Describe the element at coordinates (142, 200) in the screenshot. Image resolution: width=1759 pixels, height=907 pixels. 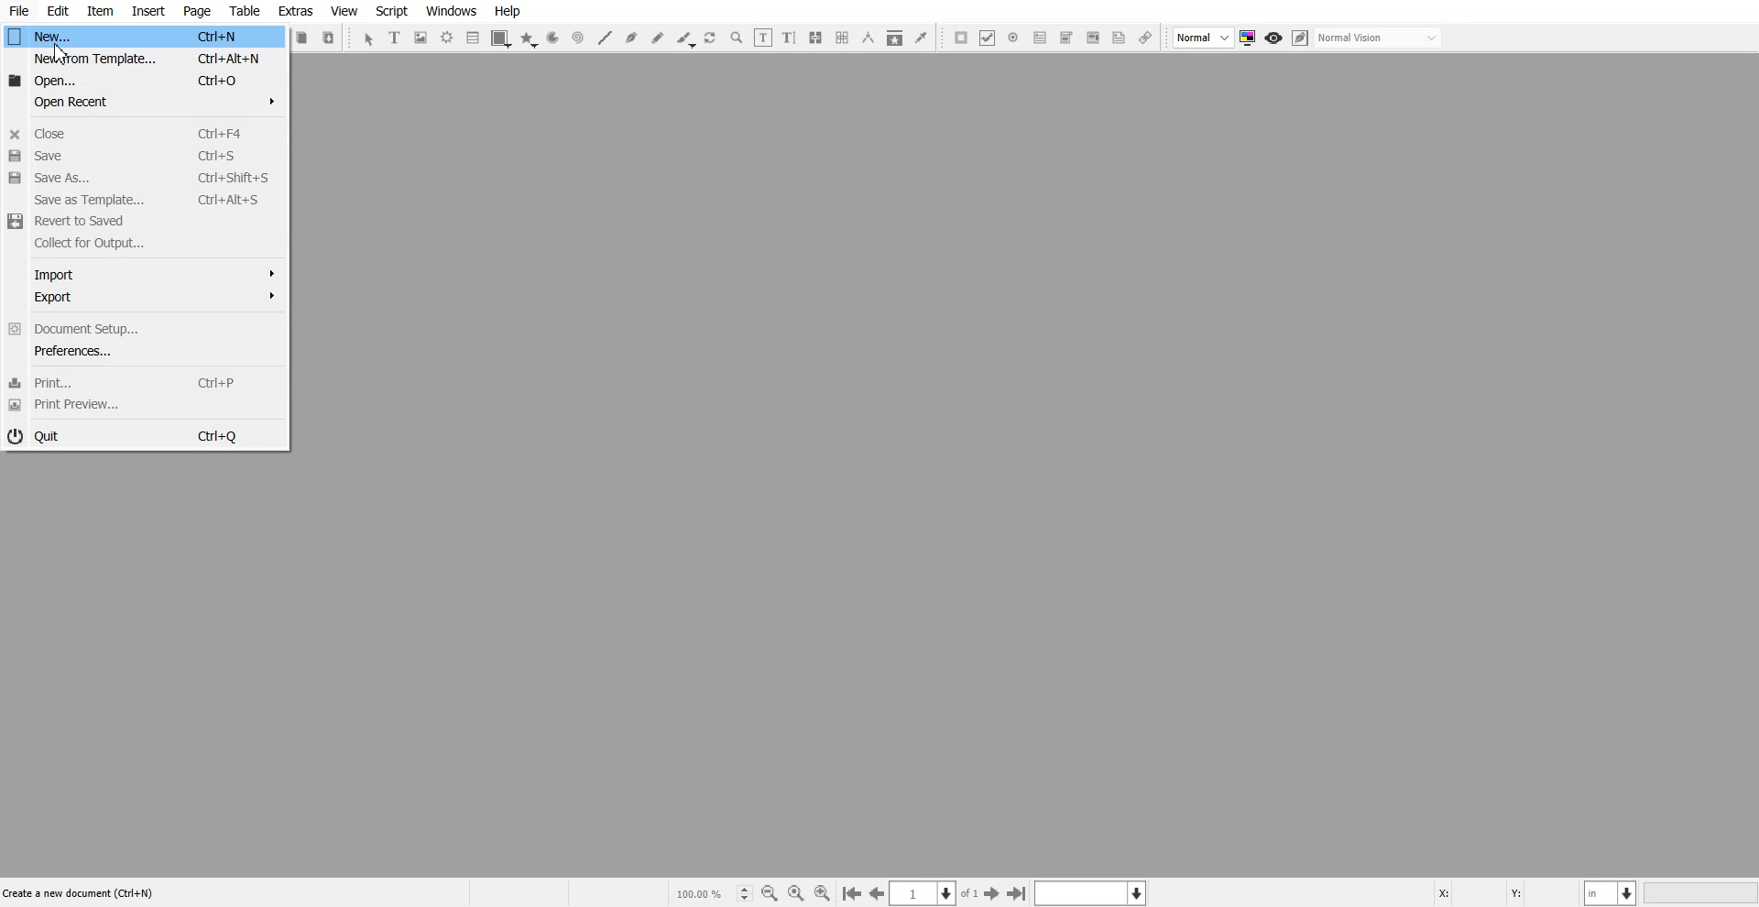
I see `Save as Template` at that location.